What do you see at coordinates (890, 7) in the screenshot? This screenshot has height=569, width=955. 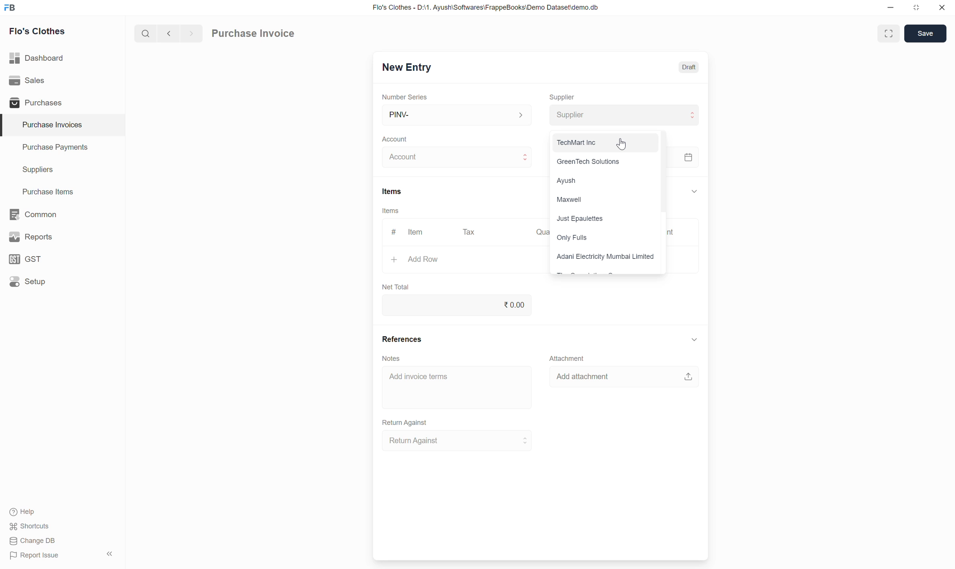 I see `Minimize` at bounding box center [890, 7].